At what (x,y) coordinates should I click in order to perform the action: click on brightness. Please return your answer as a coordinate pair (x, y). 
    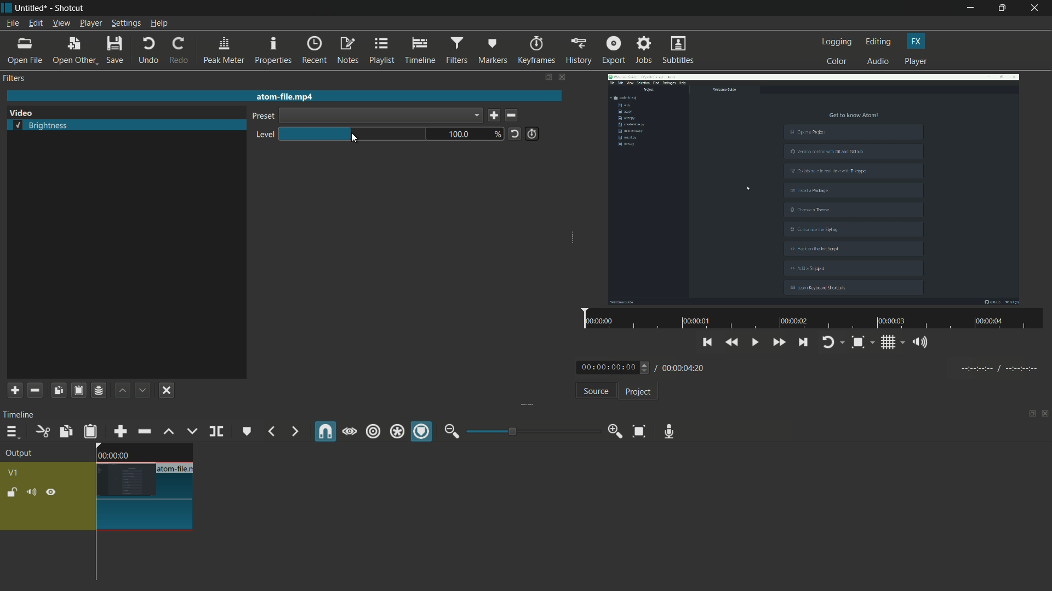
    Looking at the image, I should click on (42, 126).